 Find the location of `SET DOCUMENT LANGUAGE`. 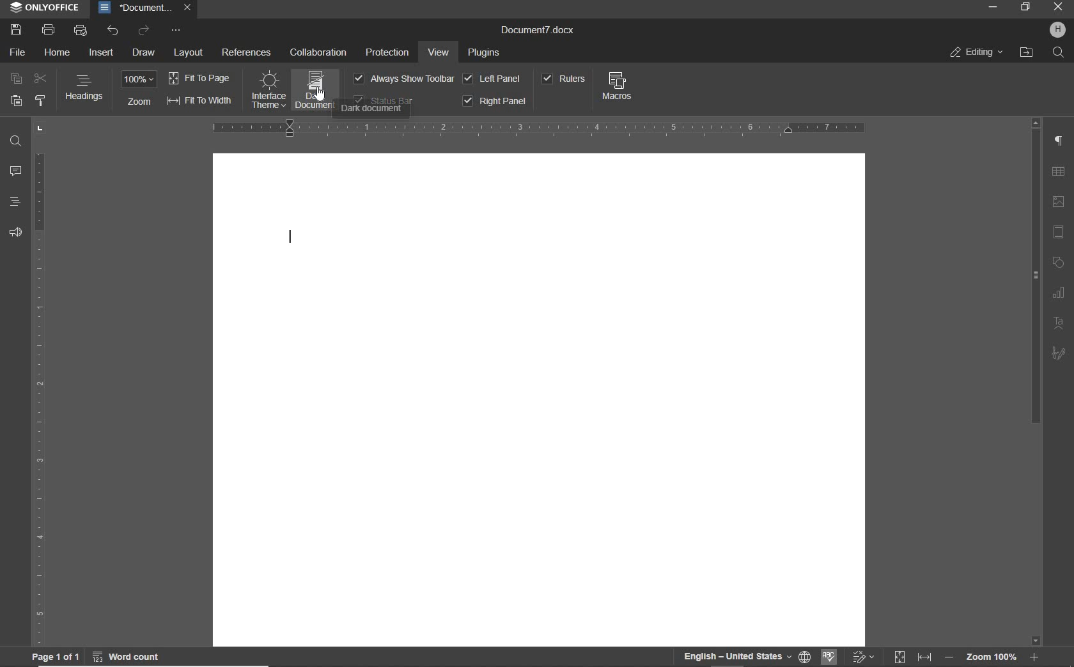

SET DOCUMENT LANGUAGE is located at coordinates (804, 656).